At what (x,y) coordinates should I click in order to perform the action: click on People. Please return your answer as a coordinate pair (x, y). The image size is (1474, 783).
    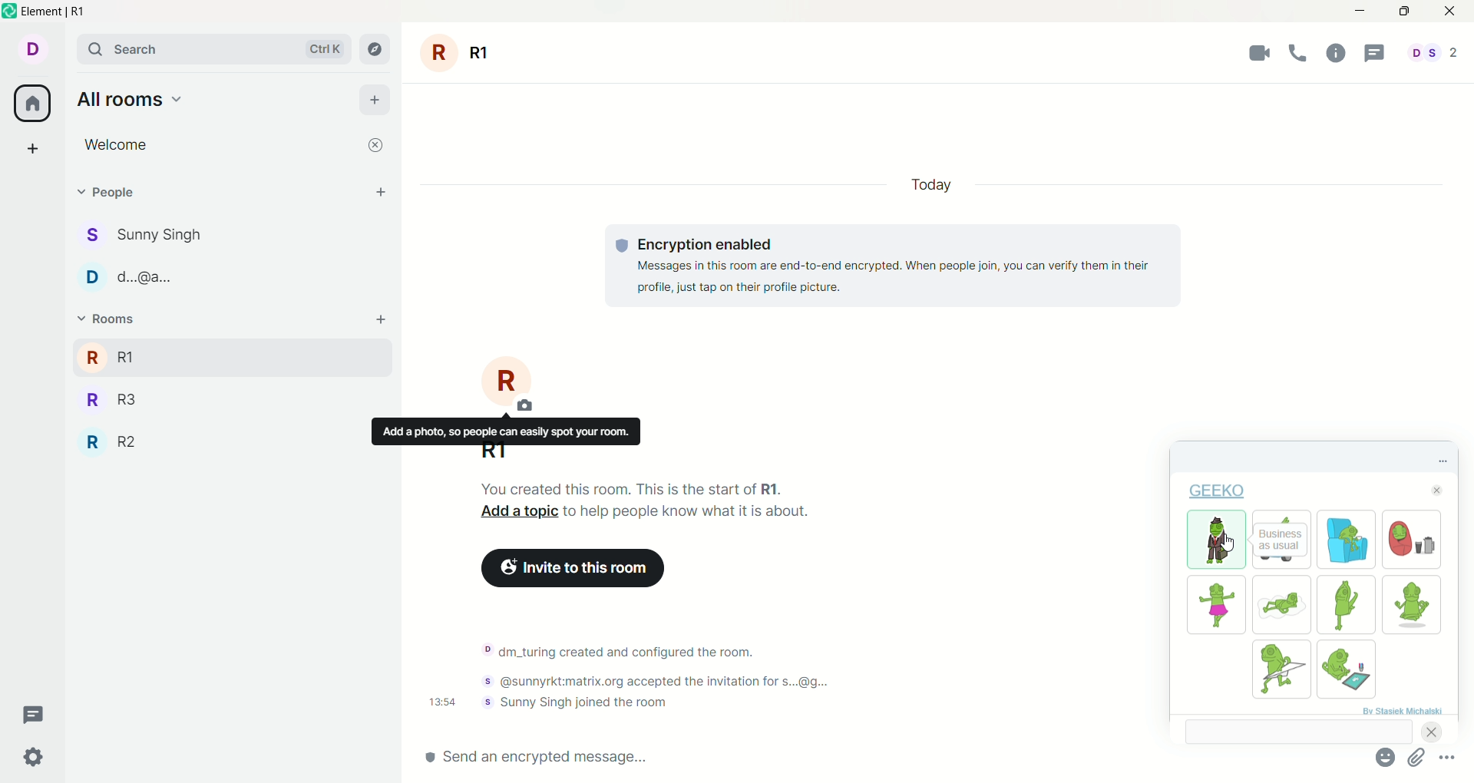
    Looking at the image, I should click on (117, 192).